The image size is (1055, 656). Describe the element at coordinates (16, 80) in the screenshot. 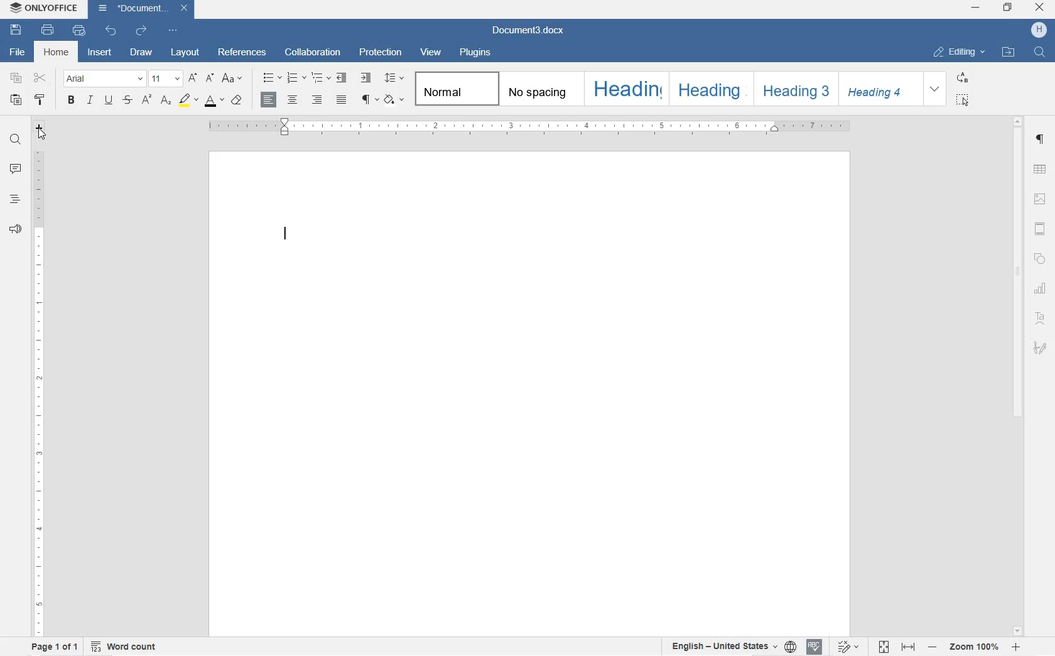

I see `COPY` at that location.